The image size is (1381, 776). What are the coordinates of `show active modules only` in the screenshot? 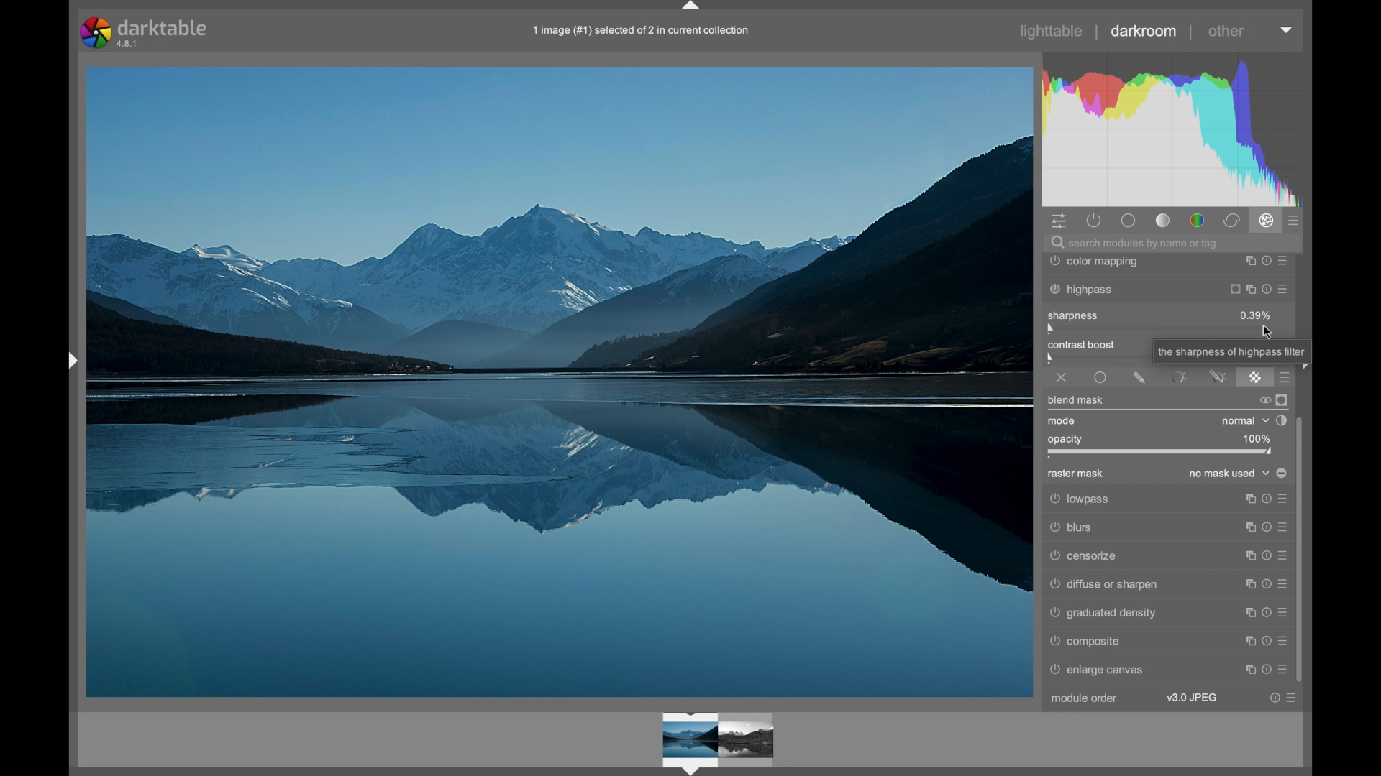 It's located at (1093, 221).